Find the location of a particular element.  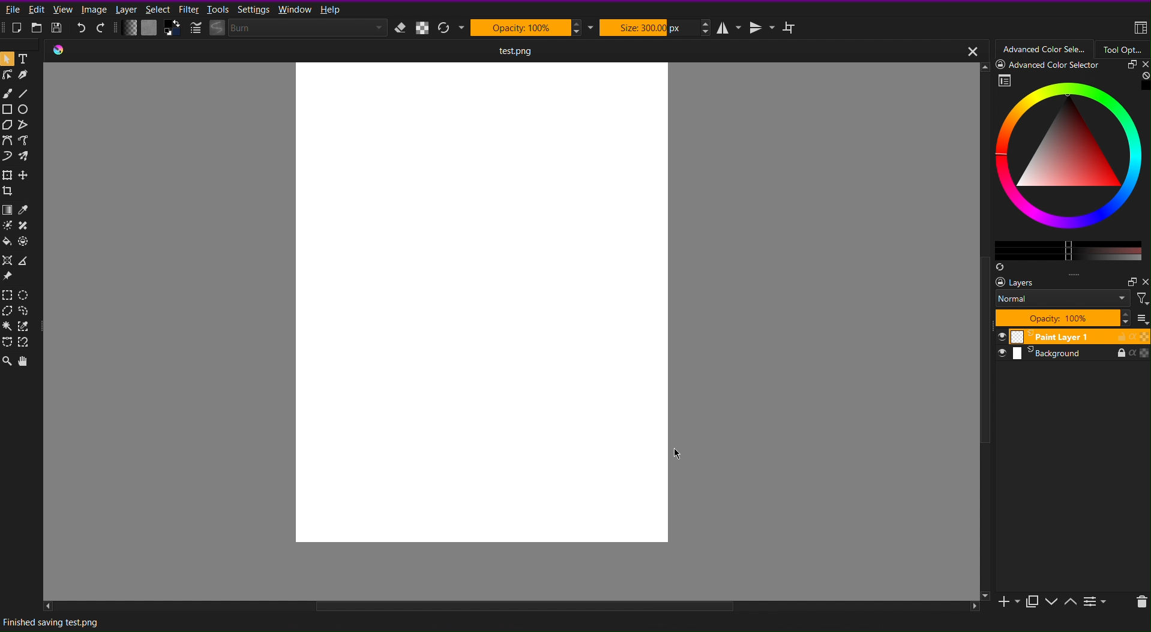

Zoom is located at coordinates (7, 362).